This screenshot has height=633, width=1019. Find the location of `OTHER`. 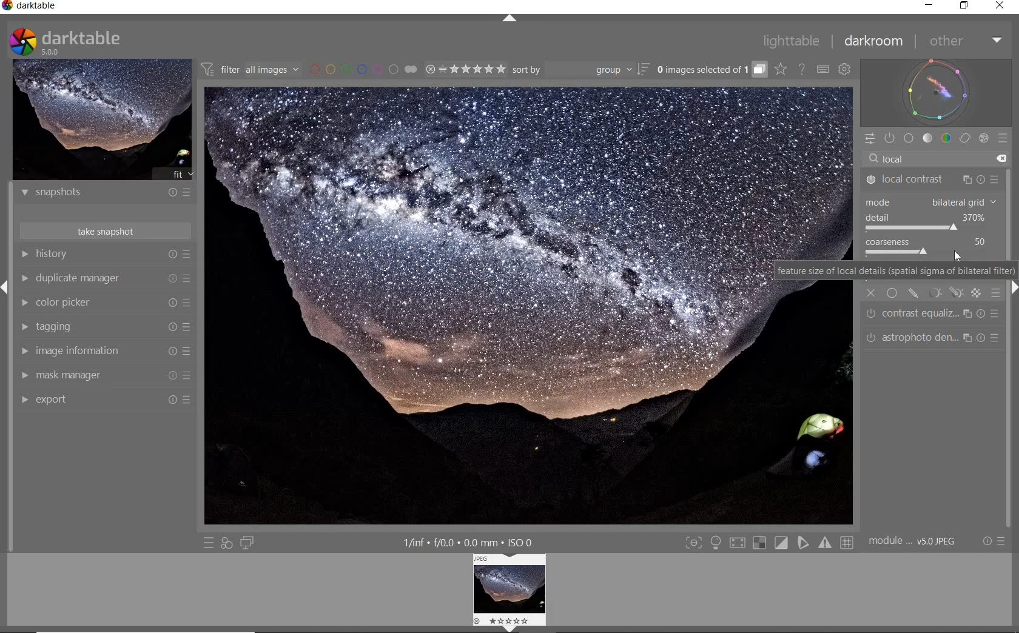

OTHER is located at coordinates (966, 42).